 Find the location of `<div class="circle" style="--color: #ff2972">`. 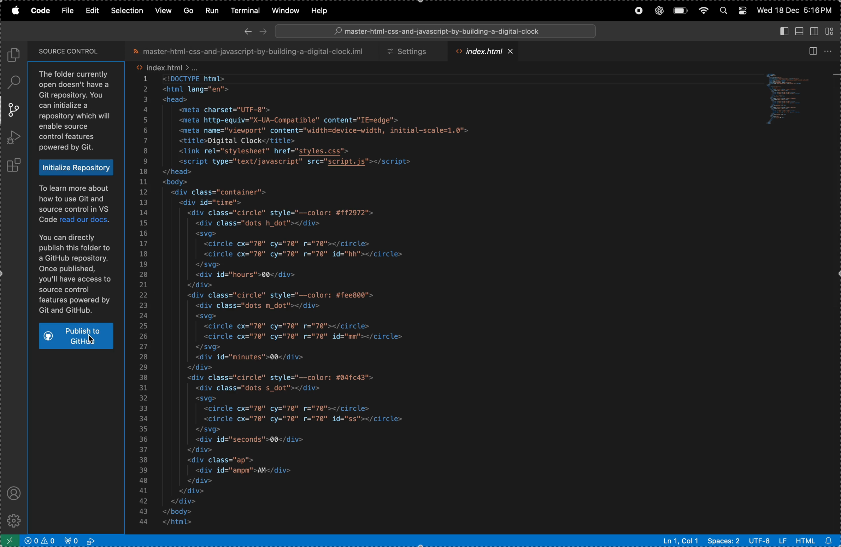

<div class="circle" style="--color: #ff2972"> is located at coordinates (287, 213).